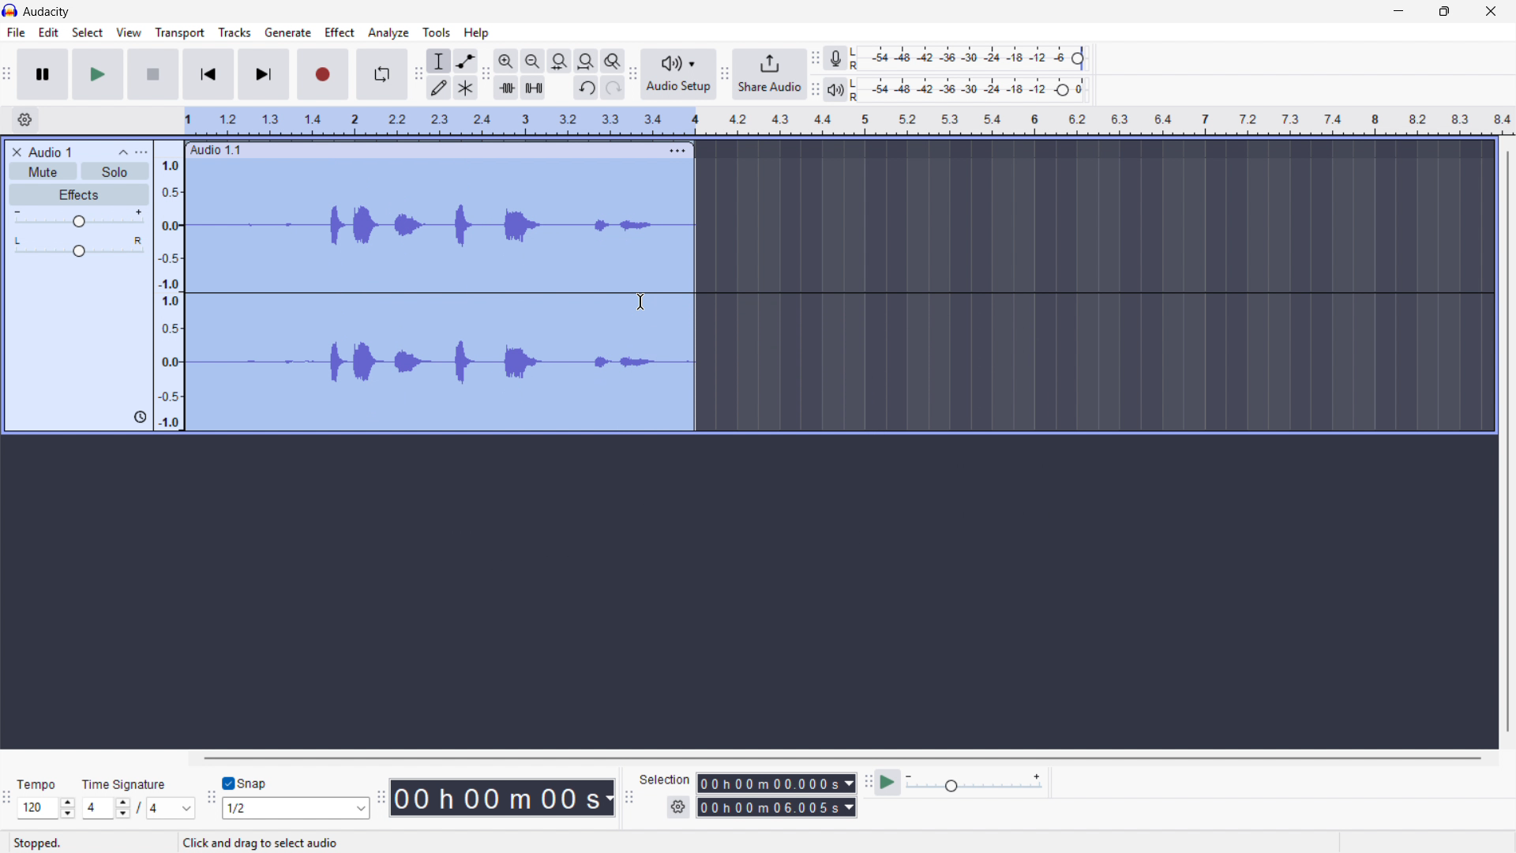 The image size is (1516, 853). I want to click on Timestamp, so click(503, 798).